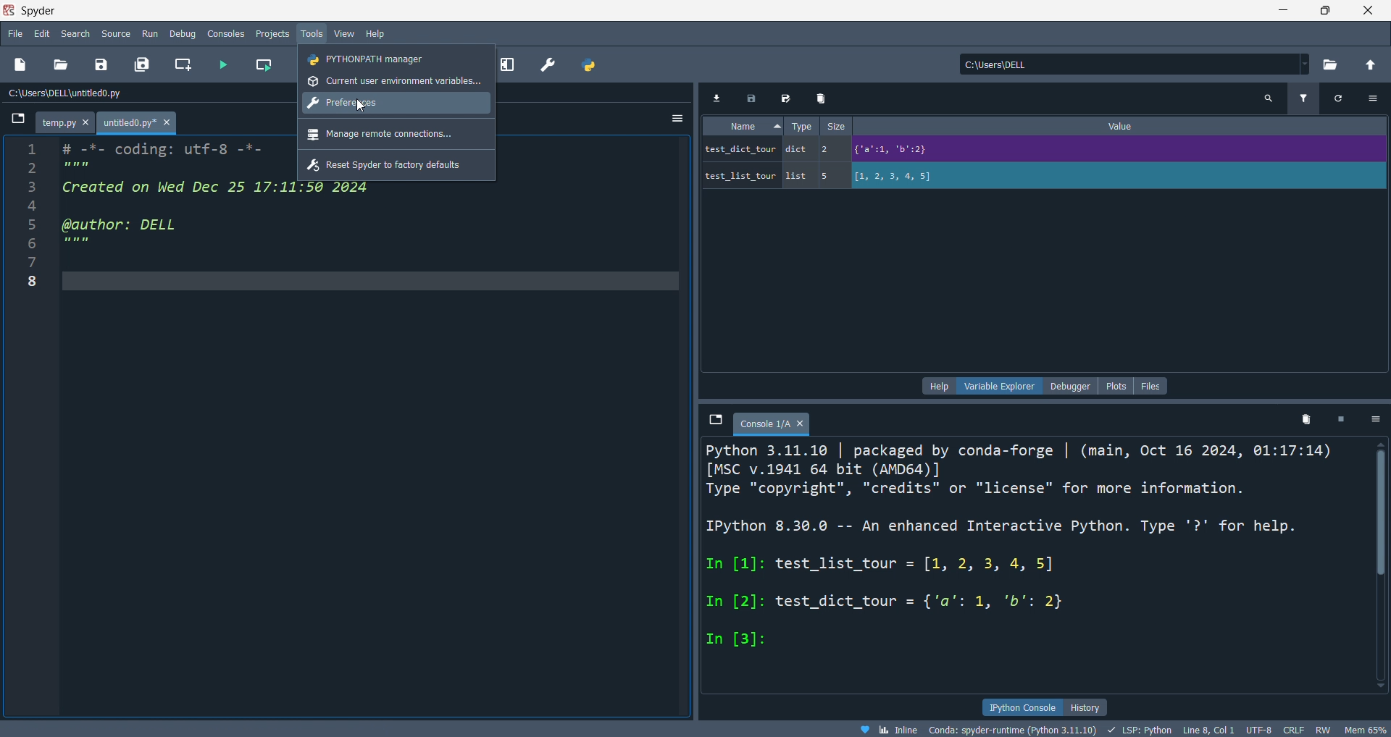  I want to click on python path manager, so click(590, 66).